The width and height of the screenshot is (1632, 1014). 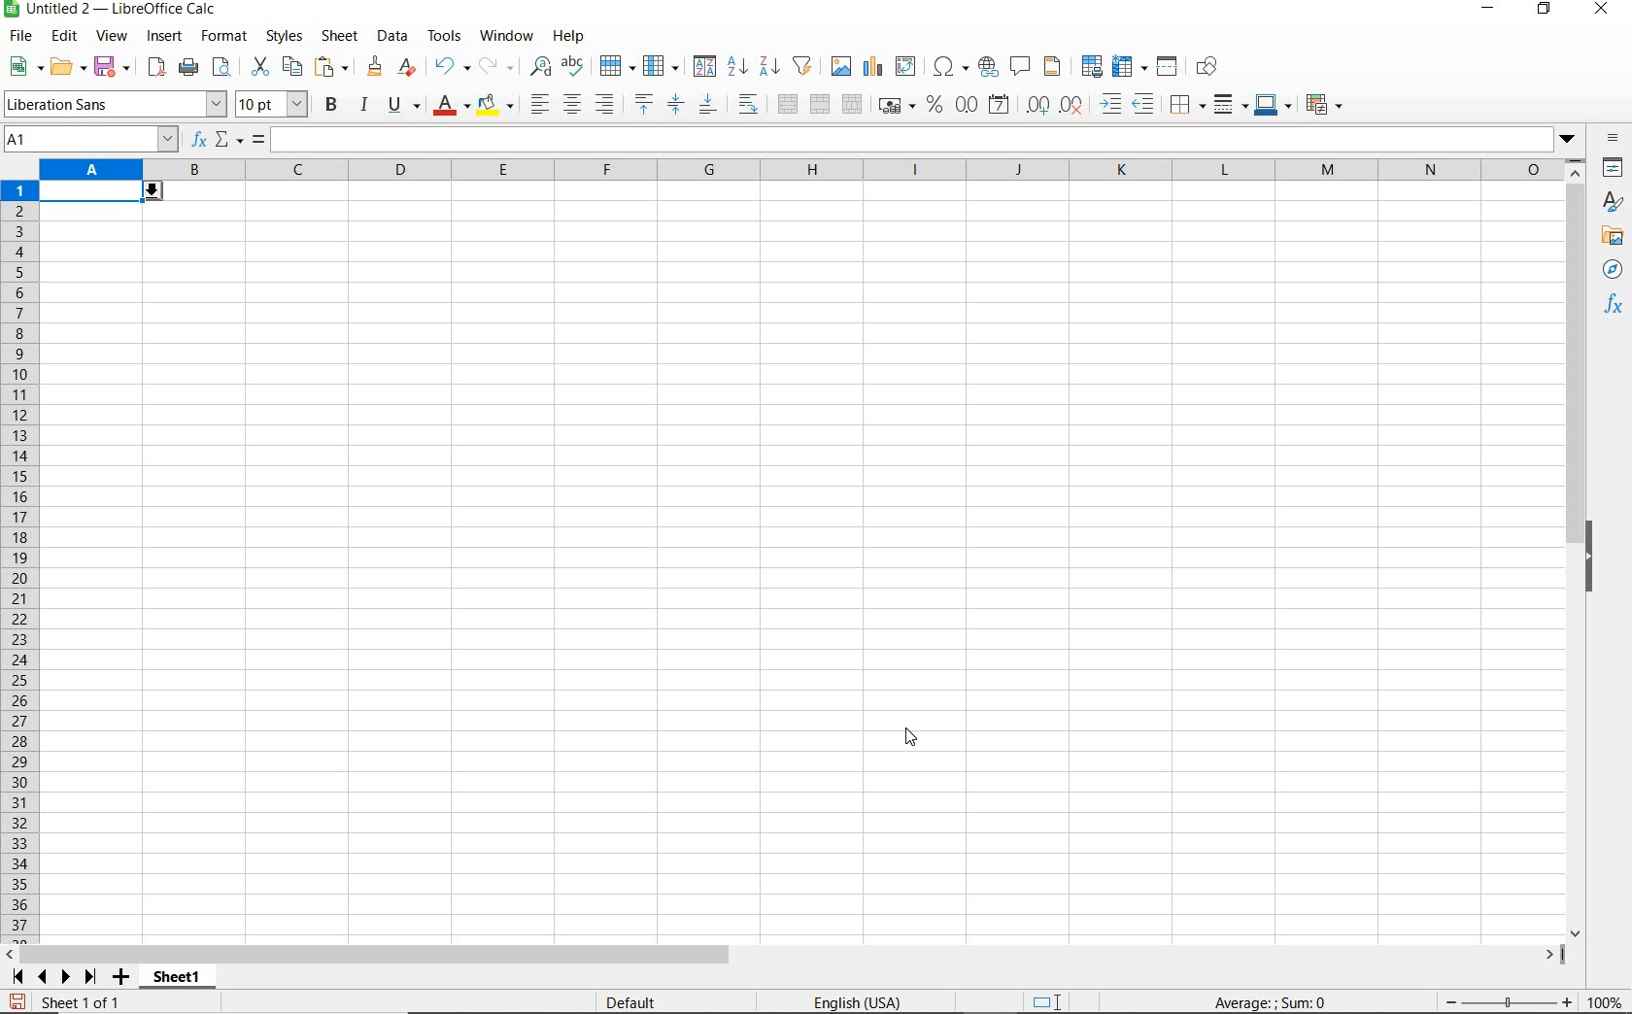 I want to click on align left, so click(x=538, y=106).